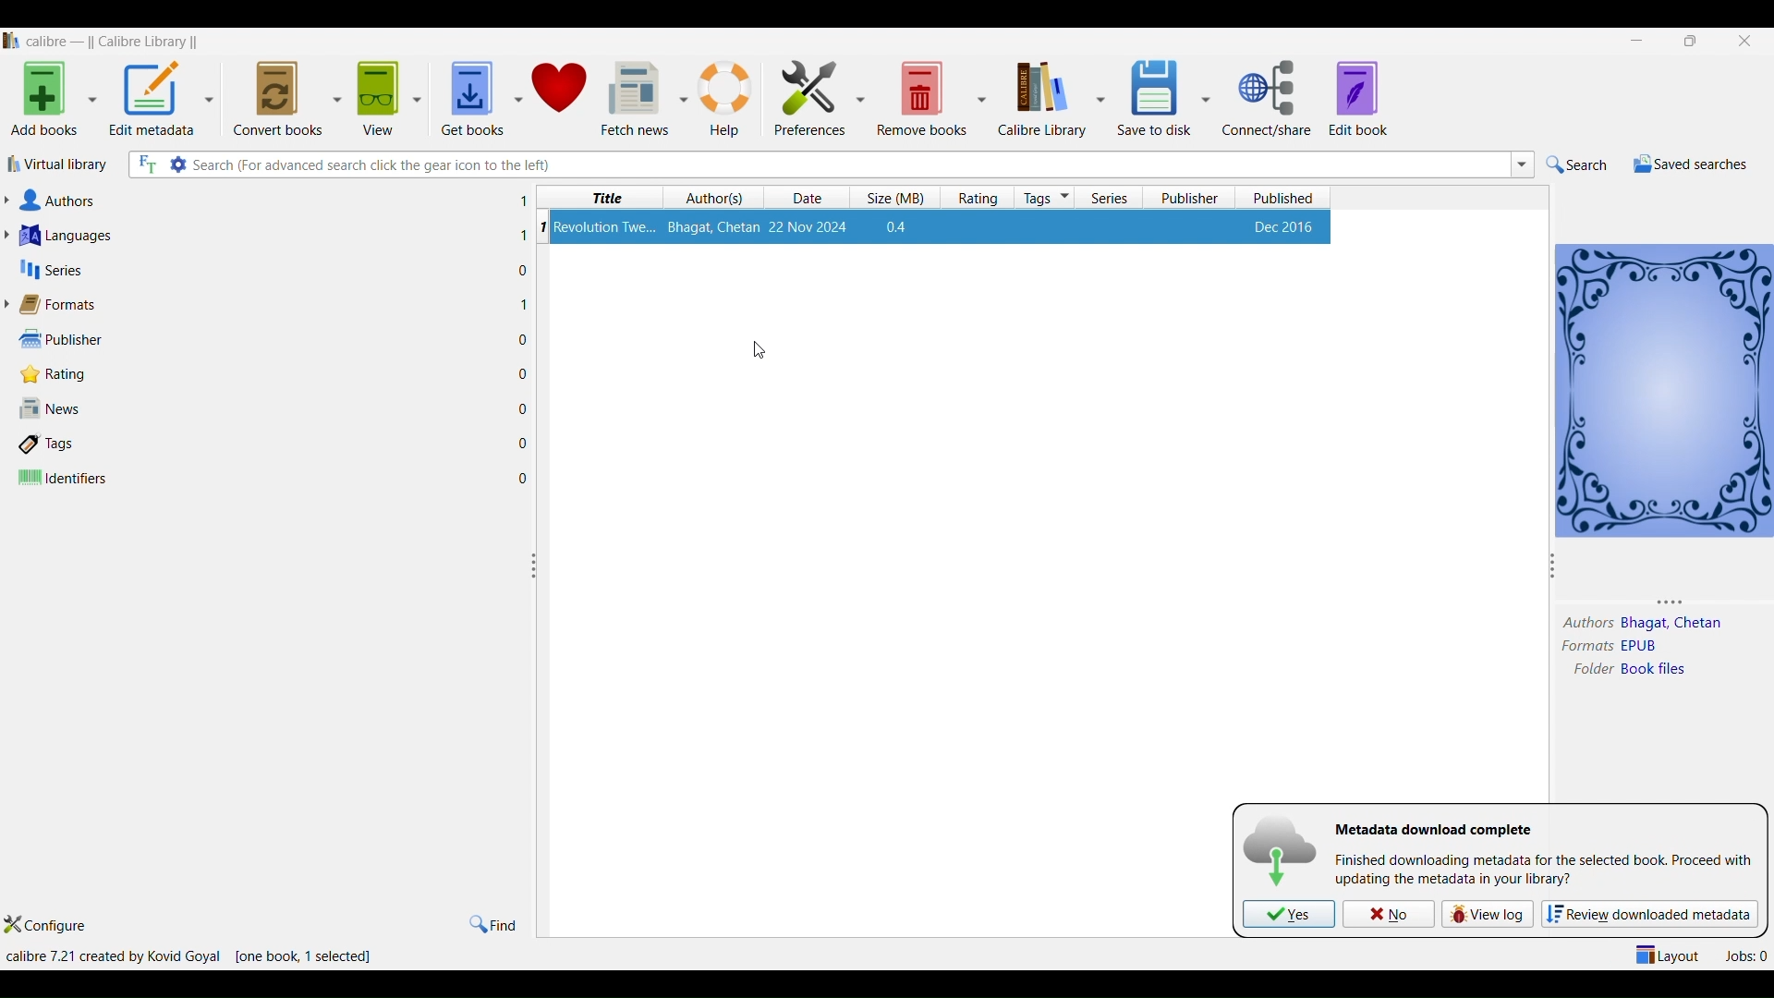 This screenshot has height=998, width=1774. What do you see at coordinates (1583, 646) in the screenshot?
I see `formats` at bounding box center [1583, 646].